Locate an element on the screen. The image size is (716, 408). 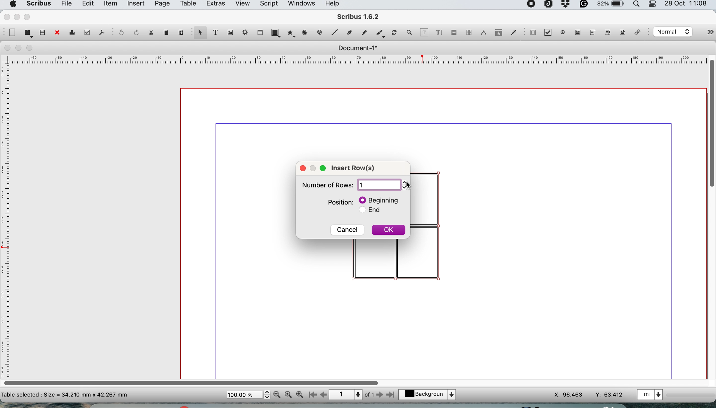
resize is located at coordinates (314, 167).